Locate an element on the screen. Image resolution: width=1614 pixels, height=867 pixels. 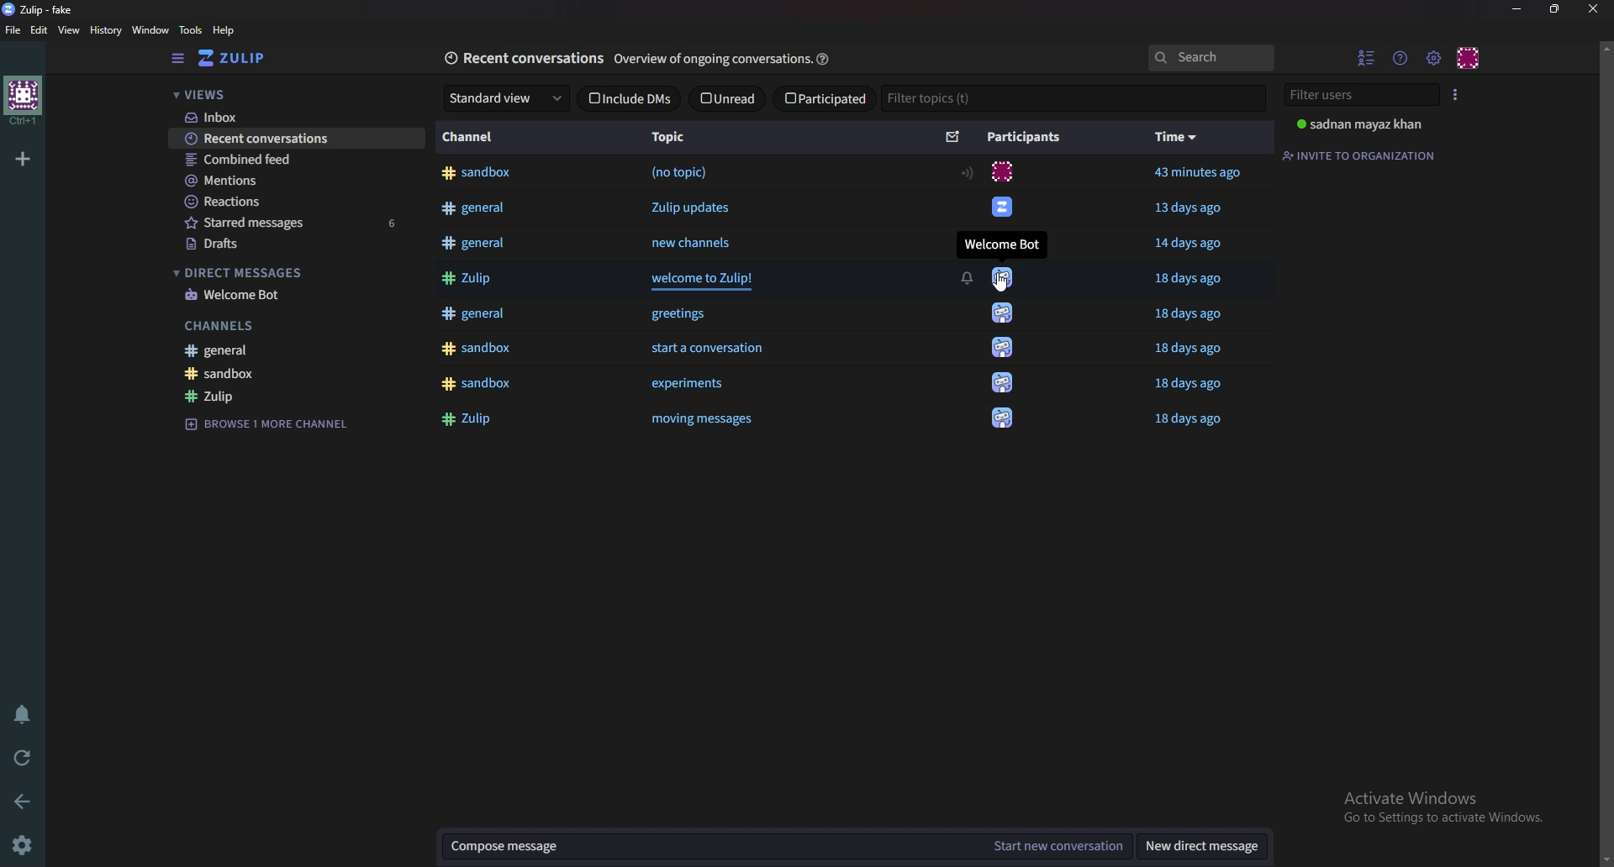
Welcome Bot. is located at coordinates (1002, 242).